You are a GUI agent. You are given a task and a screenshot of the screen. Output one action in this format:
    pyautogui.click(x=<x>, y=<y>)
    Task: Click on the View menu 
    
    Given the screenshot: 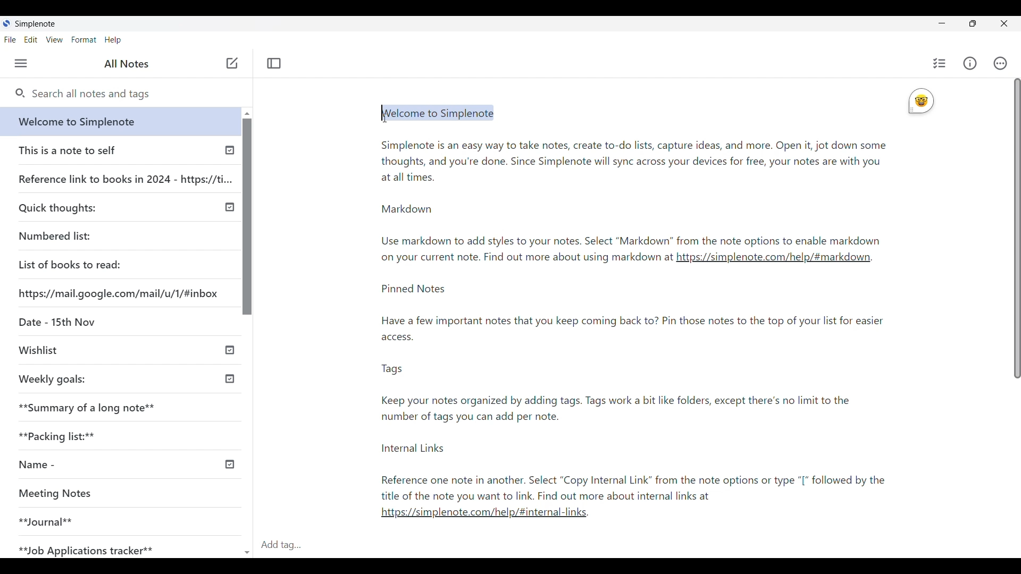 What is the action you would take?
    pyautogui.click(x=55, y=39)
    